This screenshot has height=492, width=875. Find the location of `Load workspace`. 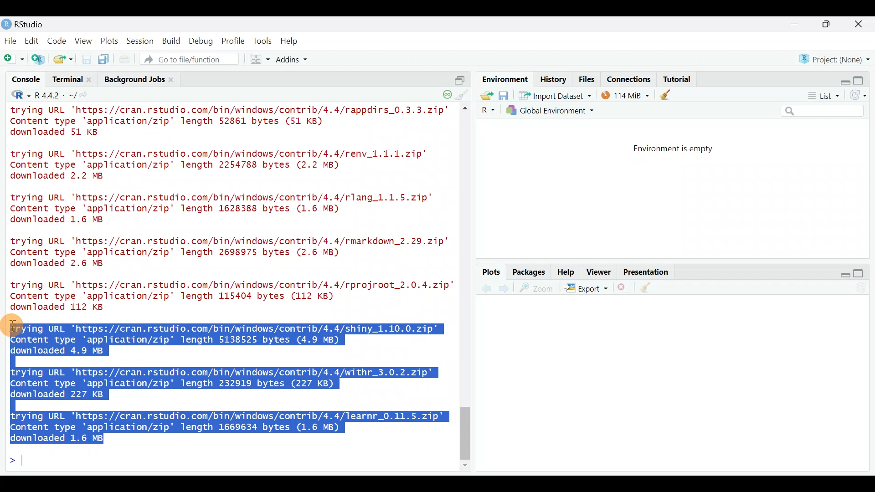

Load workspace is located at coordinates (484, 95).